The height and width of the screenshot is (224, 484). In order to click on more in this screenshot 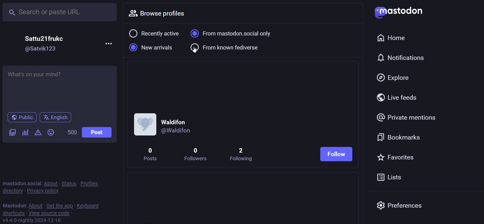, I will do `click(110, 44)`.